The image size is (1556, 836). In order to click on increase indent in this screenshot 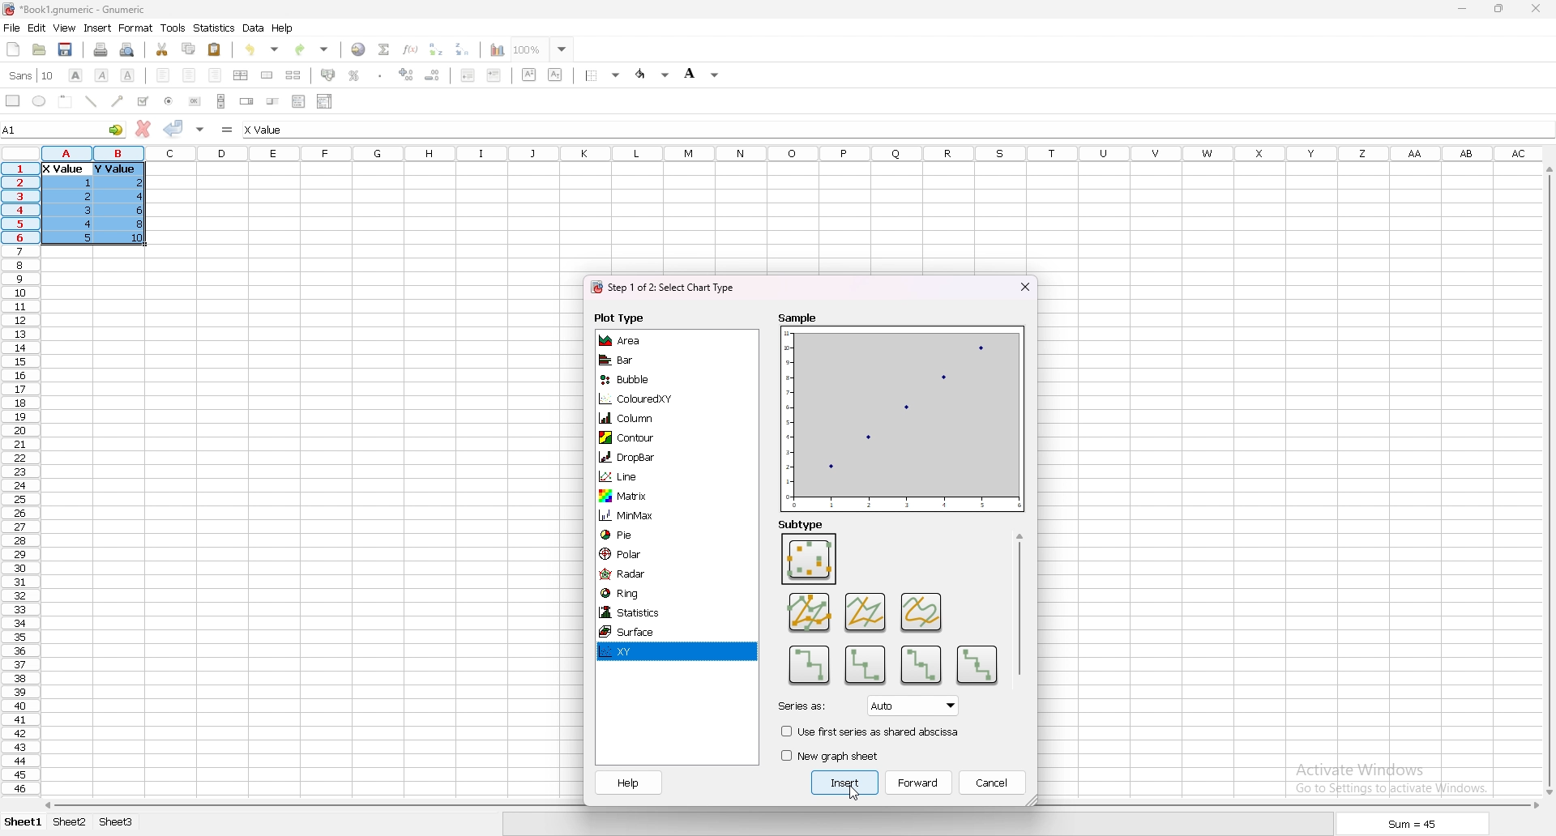, I will do `click(494, 75)`.